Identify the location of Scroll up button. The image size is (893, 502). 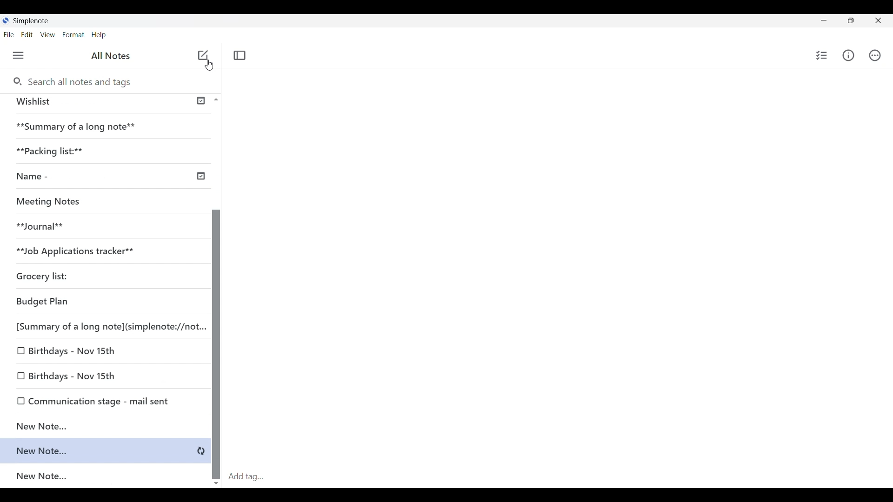
(212, 100).